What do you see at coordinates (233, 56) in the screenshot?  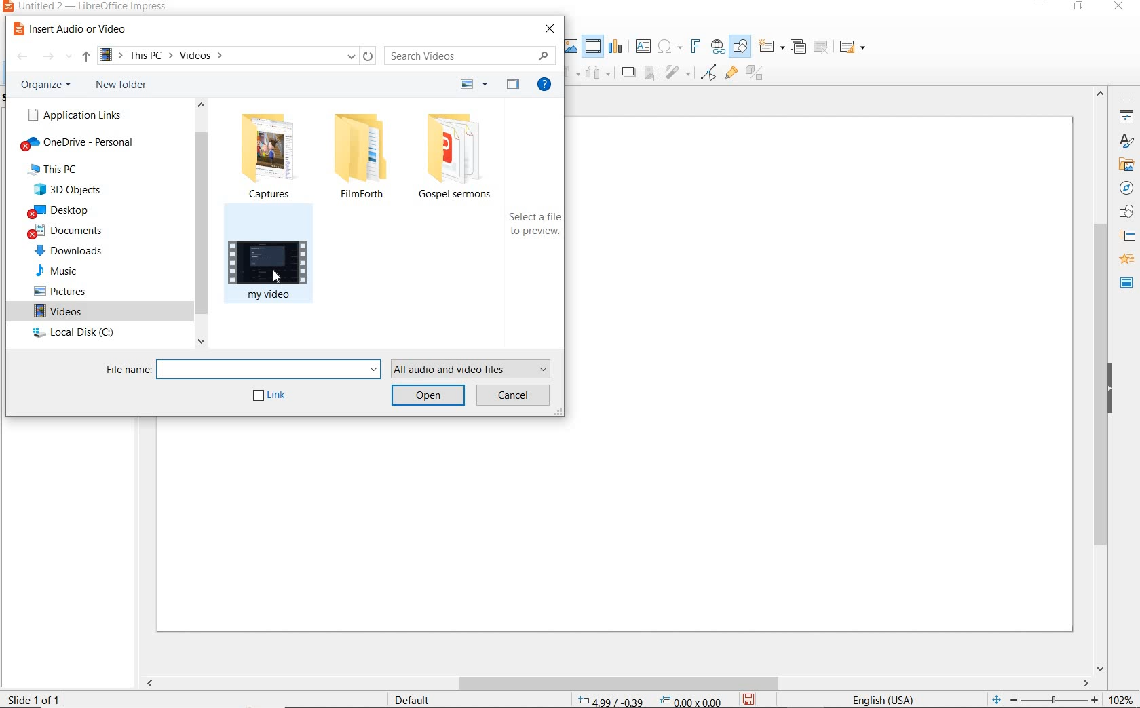 I see `PATH` at bounding box center [233, 56].